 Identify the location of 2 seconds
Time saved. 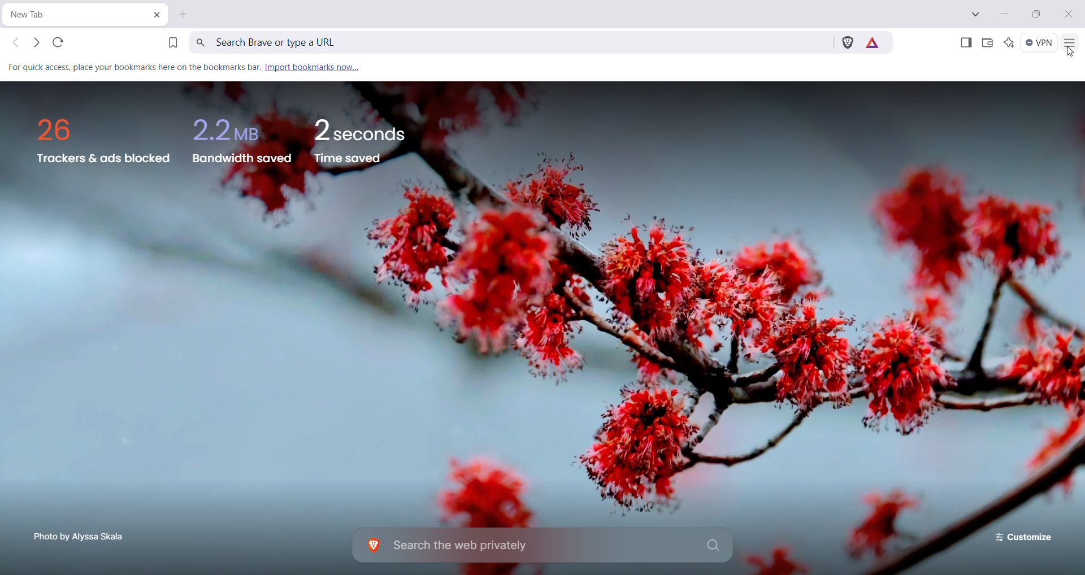
(367, 137).